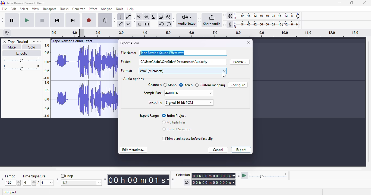 The image size is (371, 195). I want to click on export range, so click(149, 116).